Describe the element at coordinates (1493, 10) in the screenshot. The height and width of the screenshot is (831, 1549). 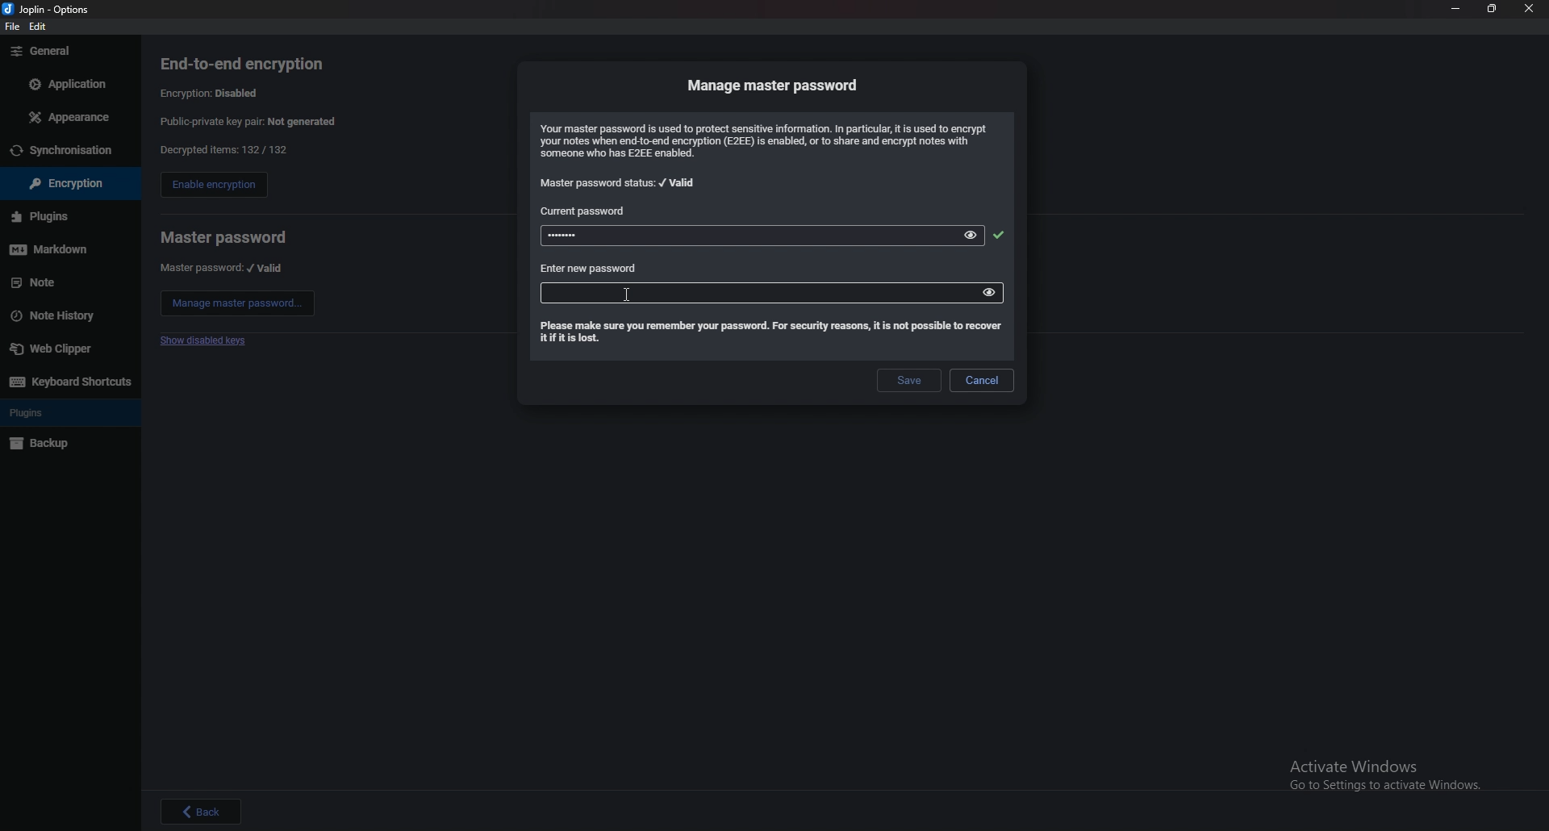
I see `resize` at that location.